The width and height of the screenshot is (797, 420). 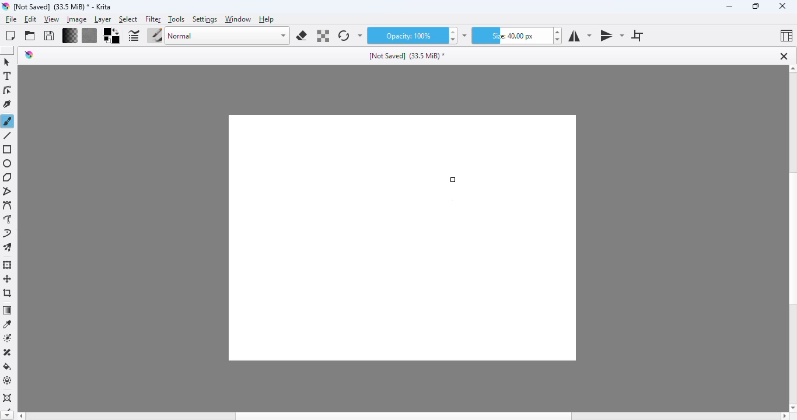 I want to click on crop the image to an area, so click(x=8, y=293).